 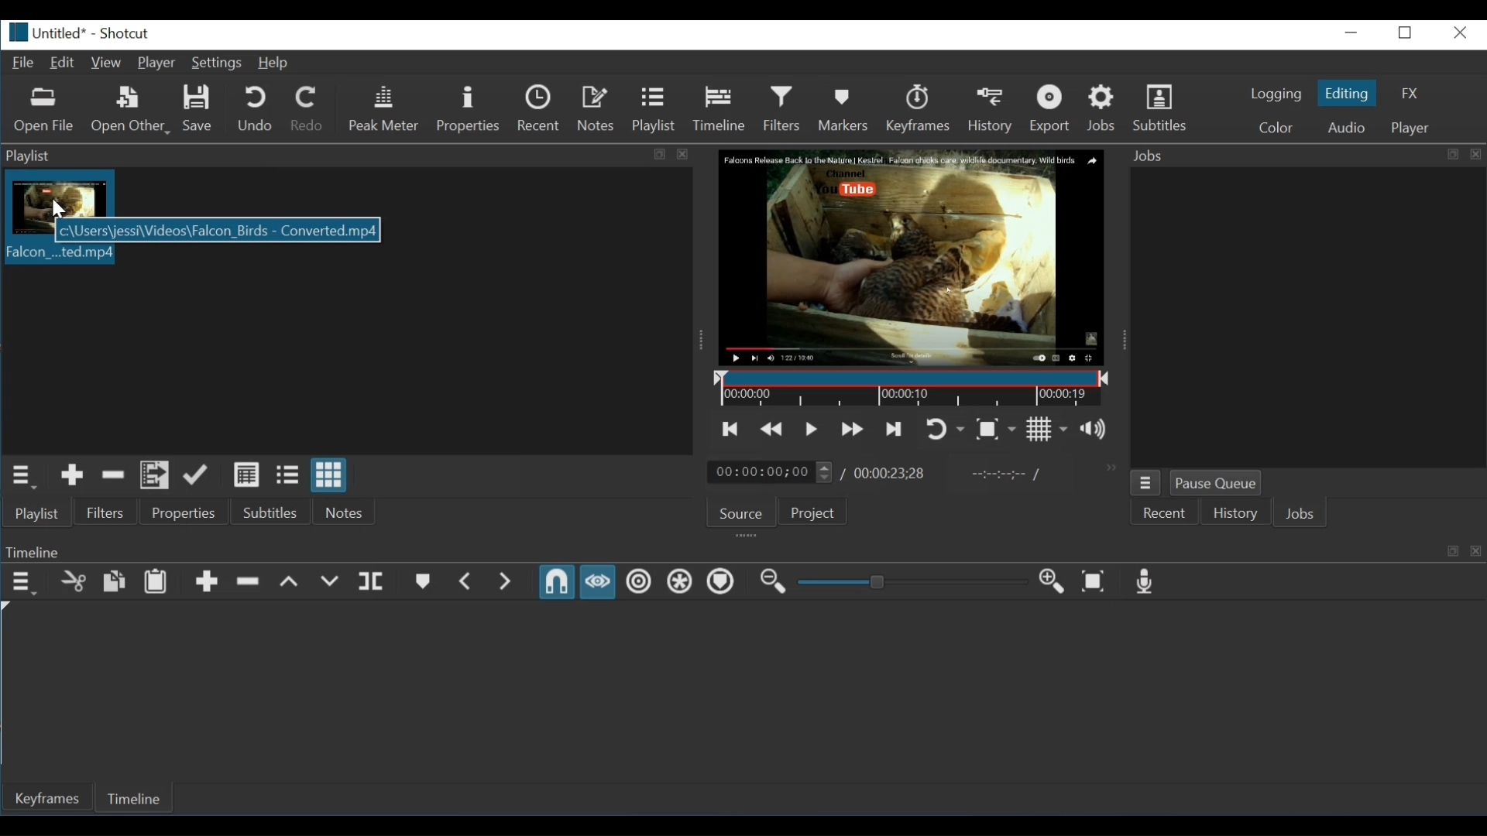 What do you see at coordinates (1001, 475) in the screenshot?
I see `In oint` at bounding box center [1001, 475].